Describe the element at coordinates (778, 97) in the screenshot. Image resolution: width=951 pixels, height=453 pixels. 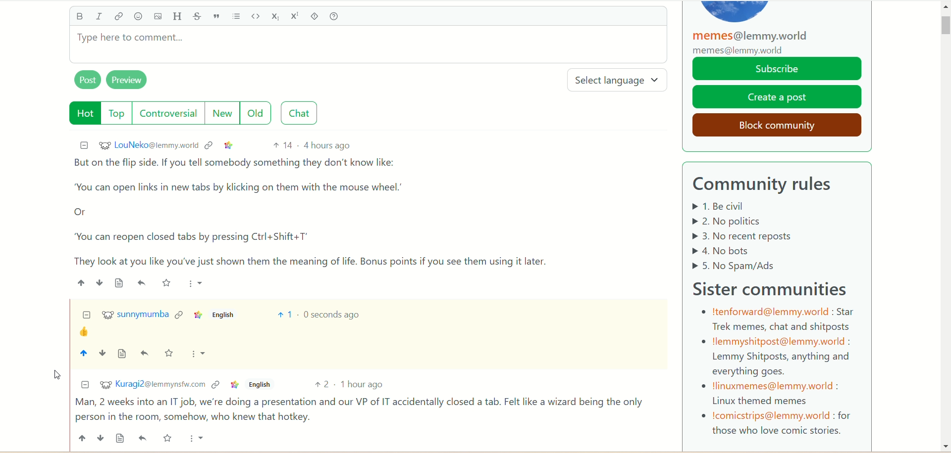
I see `create a post` at that location.